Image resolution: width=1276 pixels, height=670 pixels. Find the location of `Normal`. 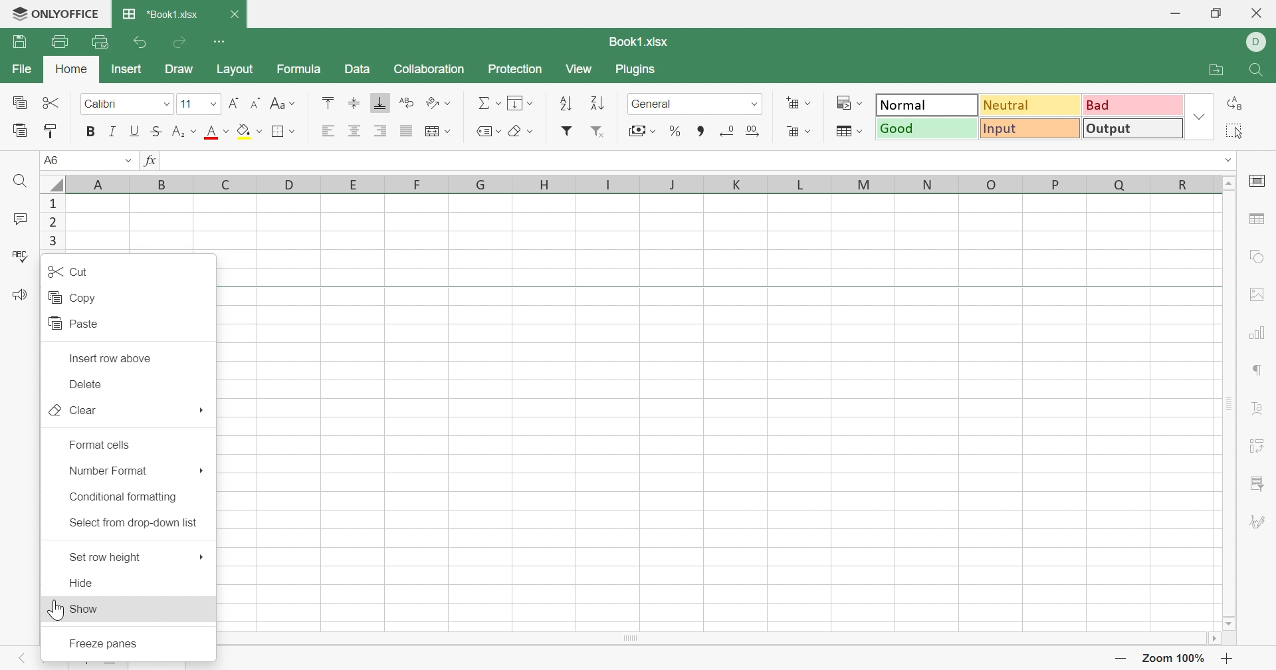

Normal is located at coordinates (923, 104).